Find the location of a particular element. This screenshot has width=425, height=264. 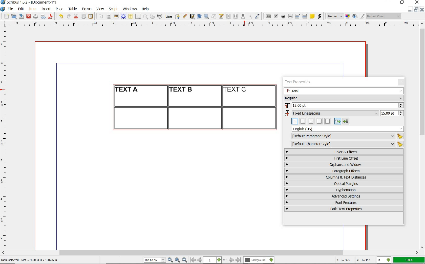

scrollbar is located at coordinates (422, 135).